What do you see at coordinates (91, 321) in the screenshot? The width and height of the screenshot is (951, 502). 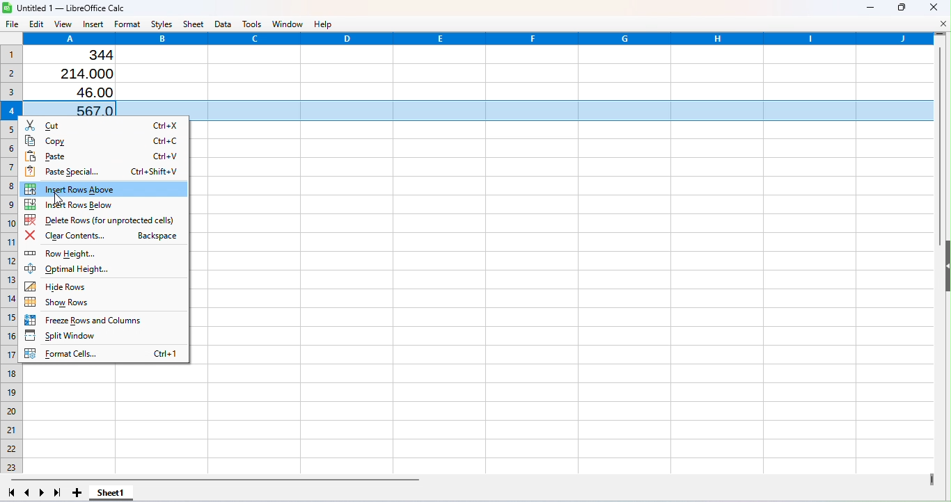 I see `Freeze Rows and Columns` at bounding box center [91, 321].